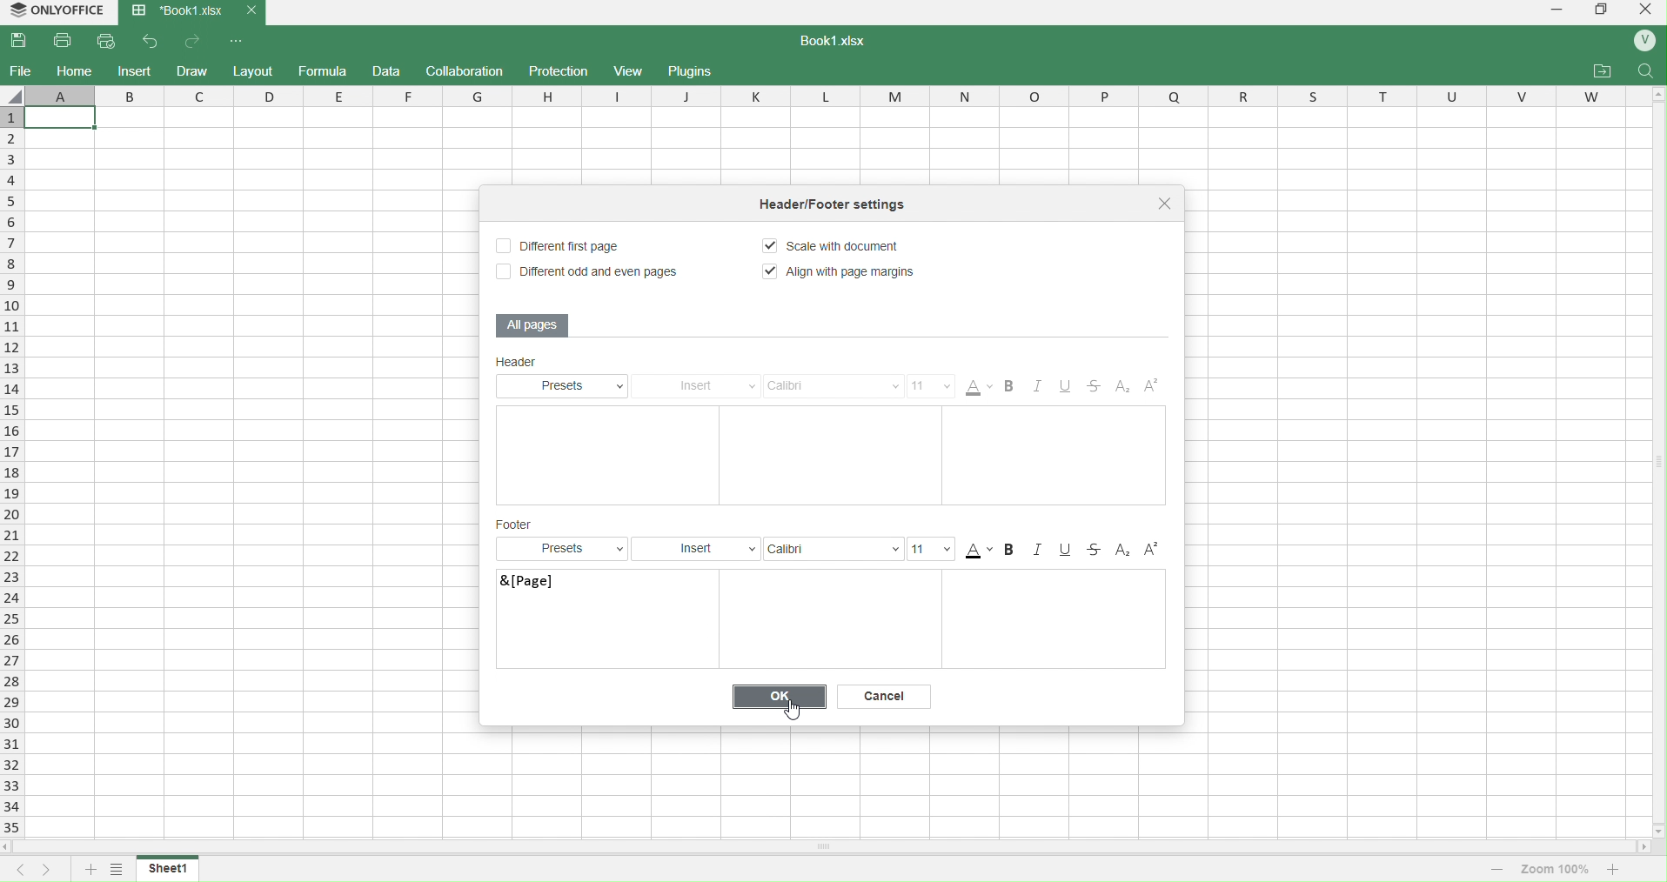  I want to click on &[page], so click(576, 593).